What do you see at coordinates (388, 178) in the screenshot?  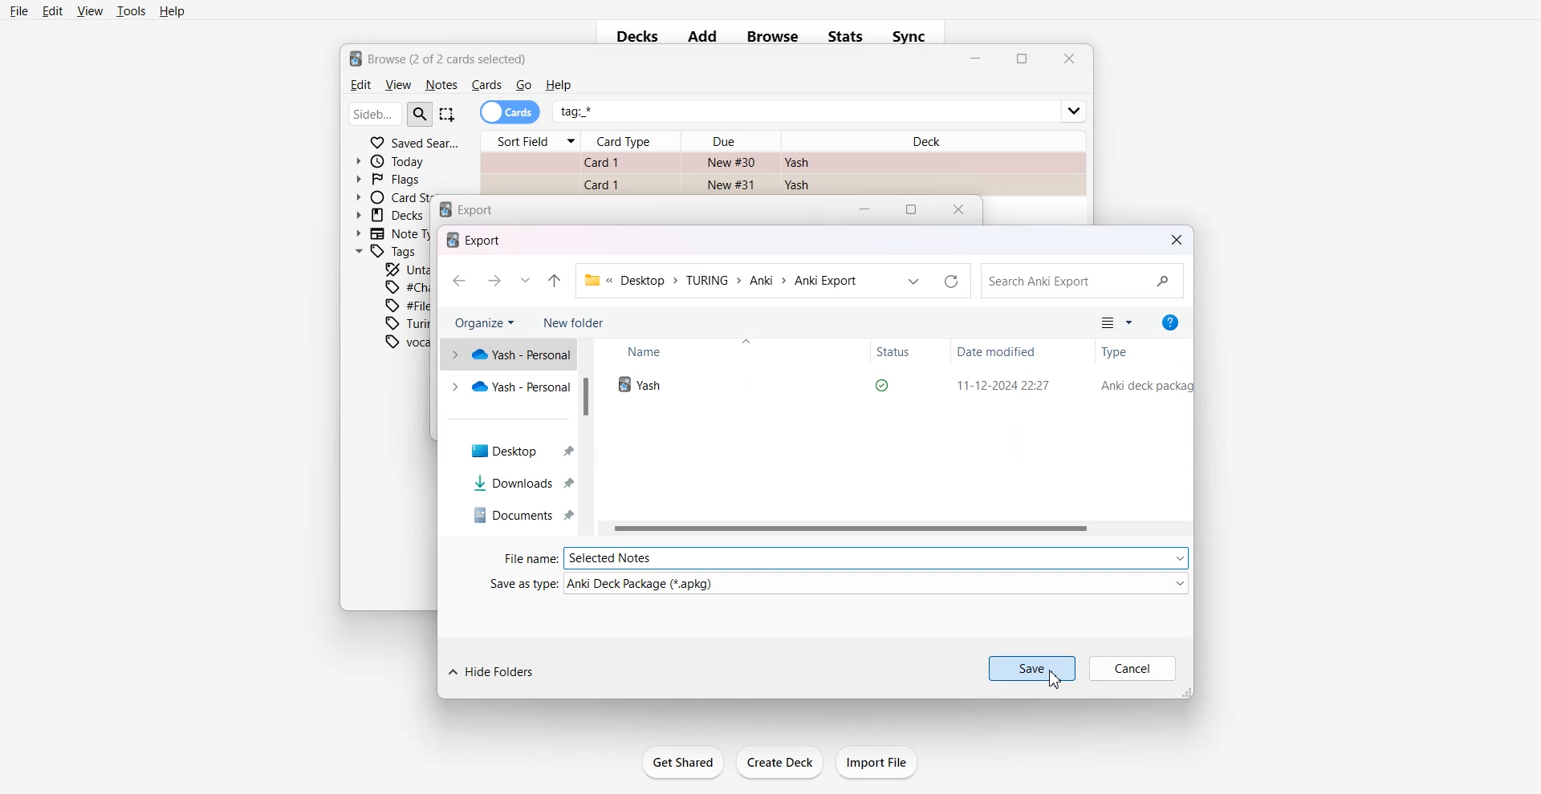 I see `Flags` at bounding box center [388, 178].